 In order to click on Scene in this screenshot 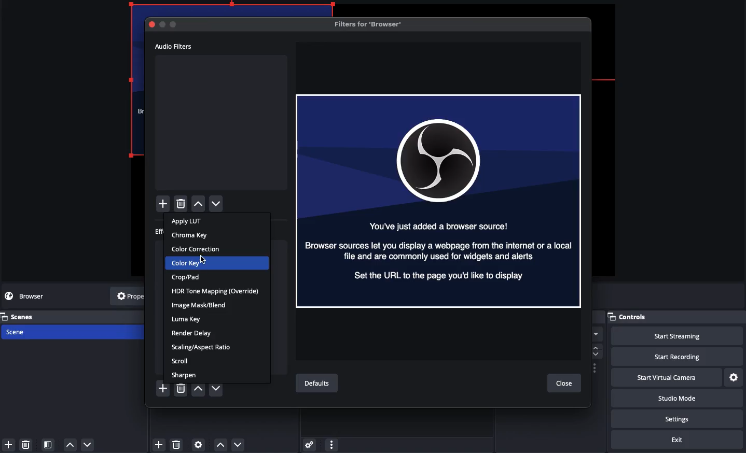, I will do `click(21, 331)`.